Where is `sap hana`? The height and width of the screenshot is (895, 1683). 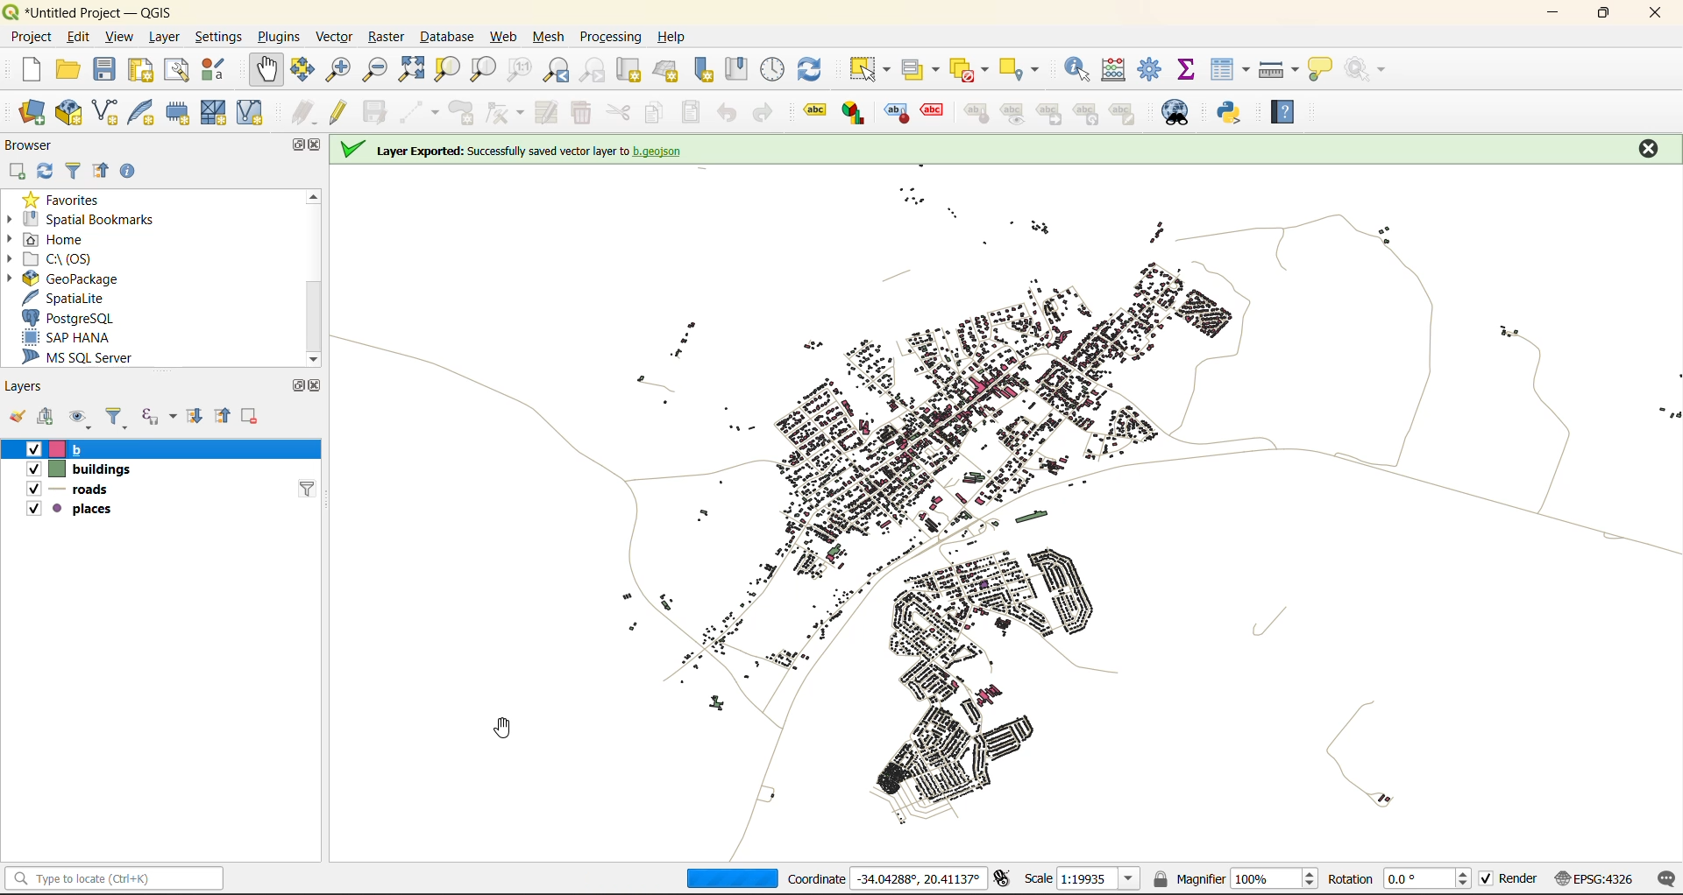
sap hana is located at coordinates (88, 338).